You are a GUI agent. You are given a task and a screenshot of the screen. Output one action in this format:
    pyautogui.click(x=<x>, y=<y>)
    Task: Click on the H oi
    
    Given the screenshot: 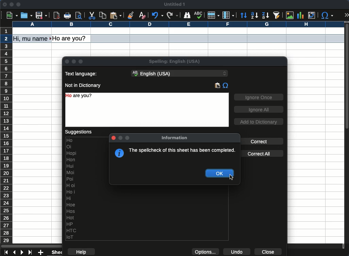 What is the action you would take?
    pyautogui.click(x=71, y=185)
    